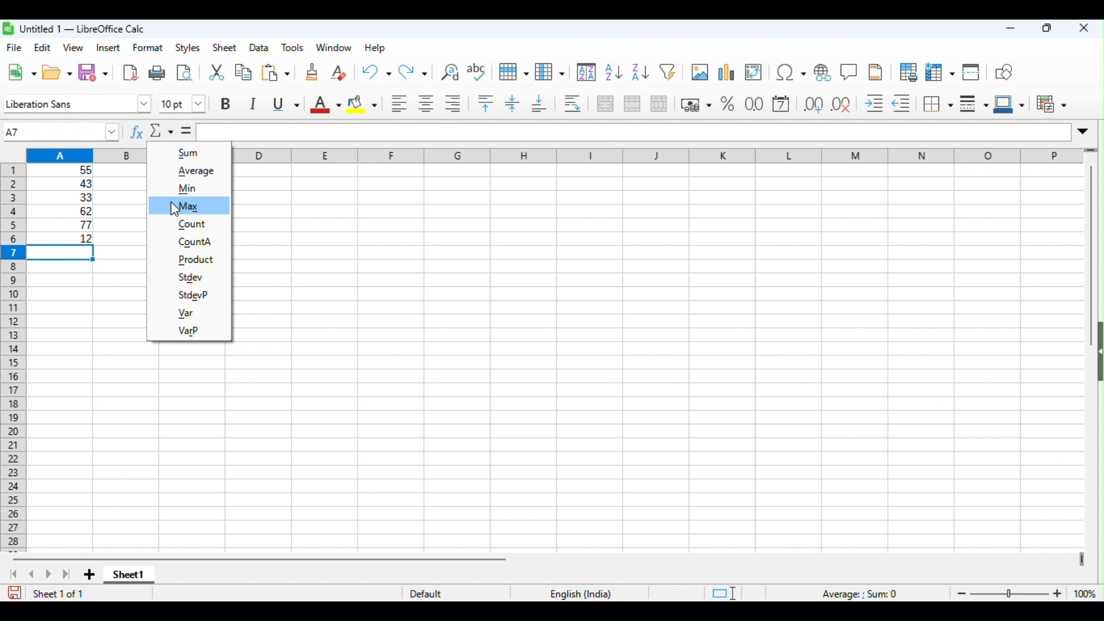 The image size is (1104, 621). I want to click on copy, so click(243, 73).